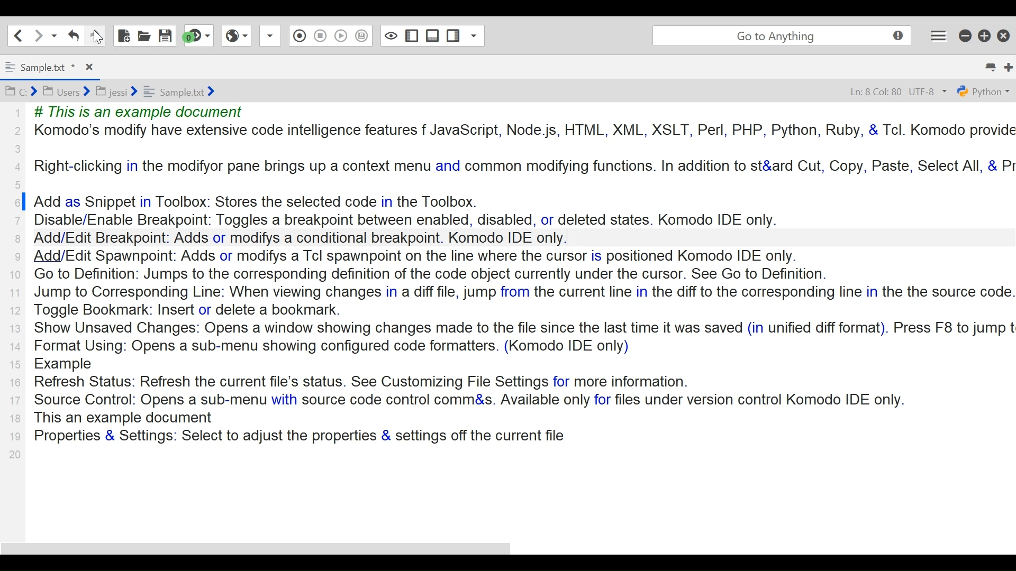 This screenshot has height=571, width=1016. What do you see at coordinates (878, 91) in the screenshot?
I see `Line 6 Column 5` at bounding box center [878, 91].